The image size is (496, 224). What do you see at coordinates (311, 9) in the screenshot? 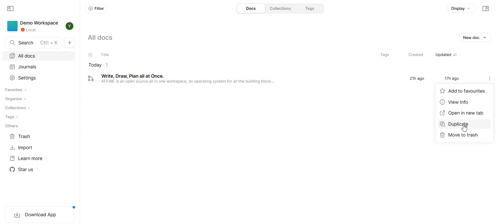
I see `Tags` at bounding box center [311, 9].